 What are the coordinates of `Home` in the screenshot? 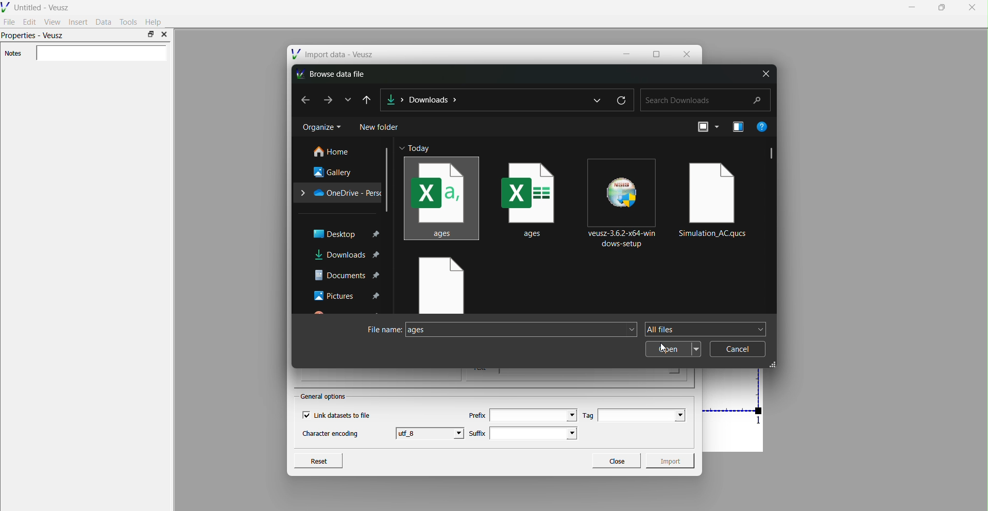 It's located at (333, 152).